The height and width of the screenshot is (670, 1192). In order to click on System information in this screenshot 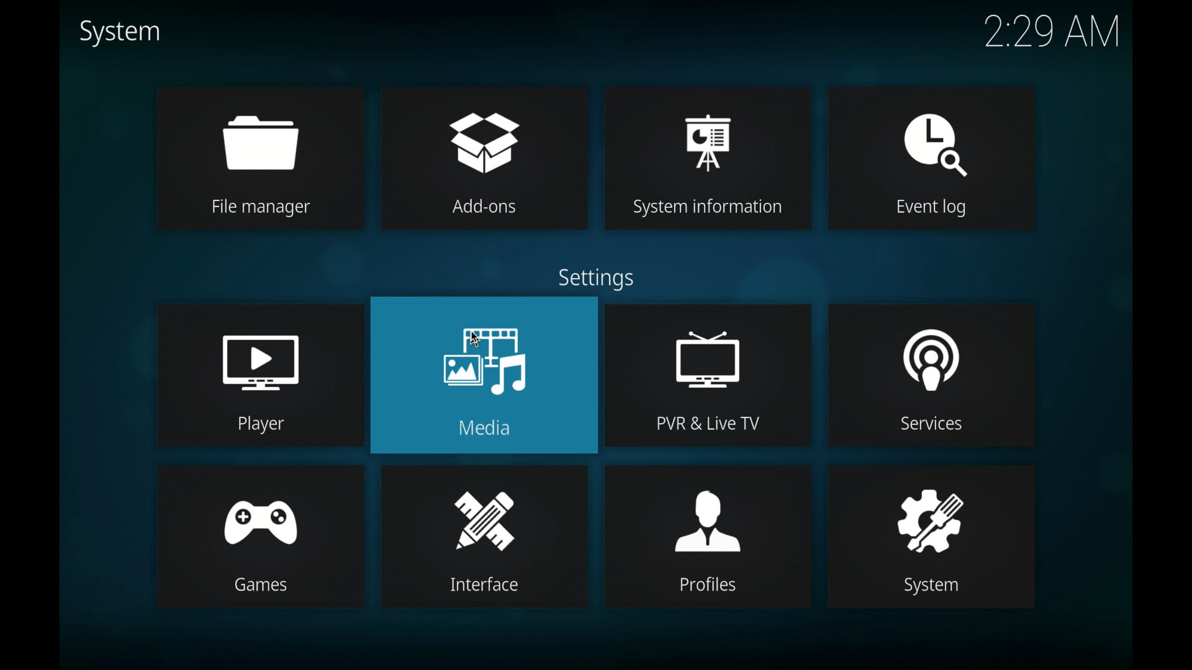, I will do `click(711, 208)`.